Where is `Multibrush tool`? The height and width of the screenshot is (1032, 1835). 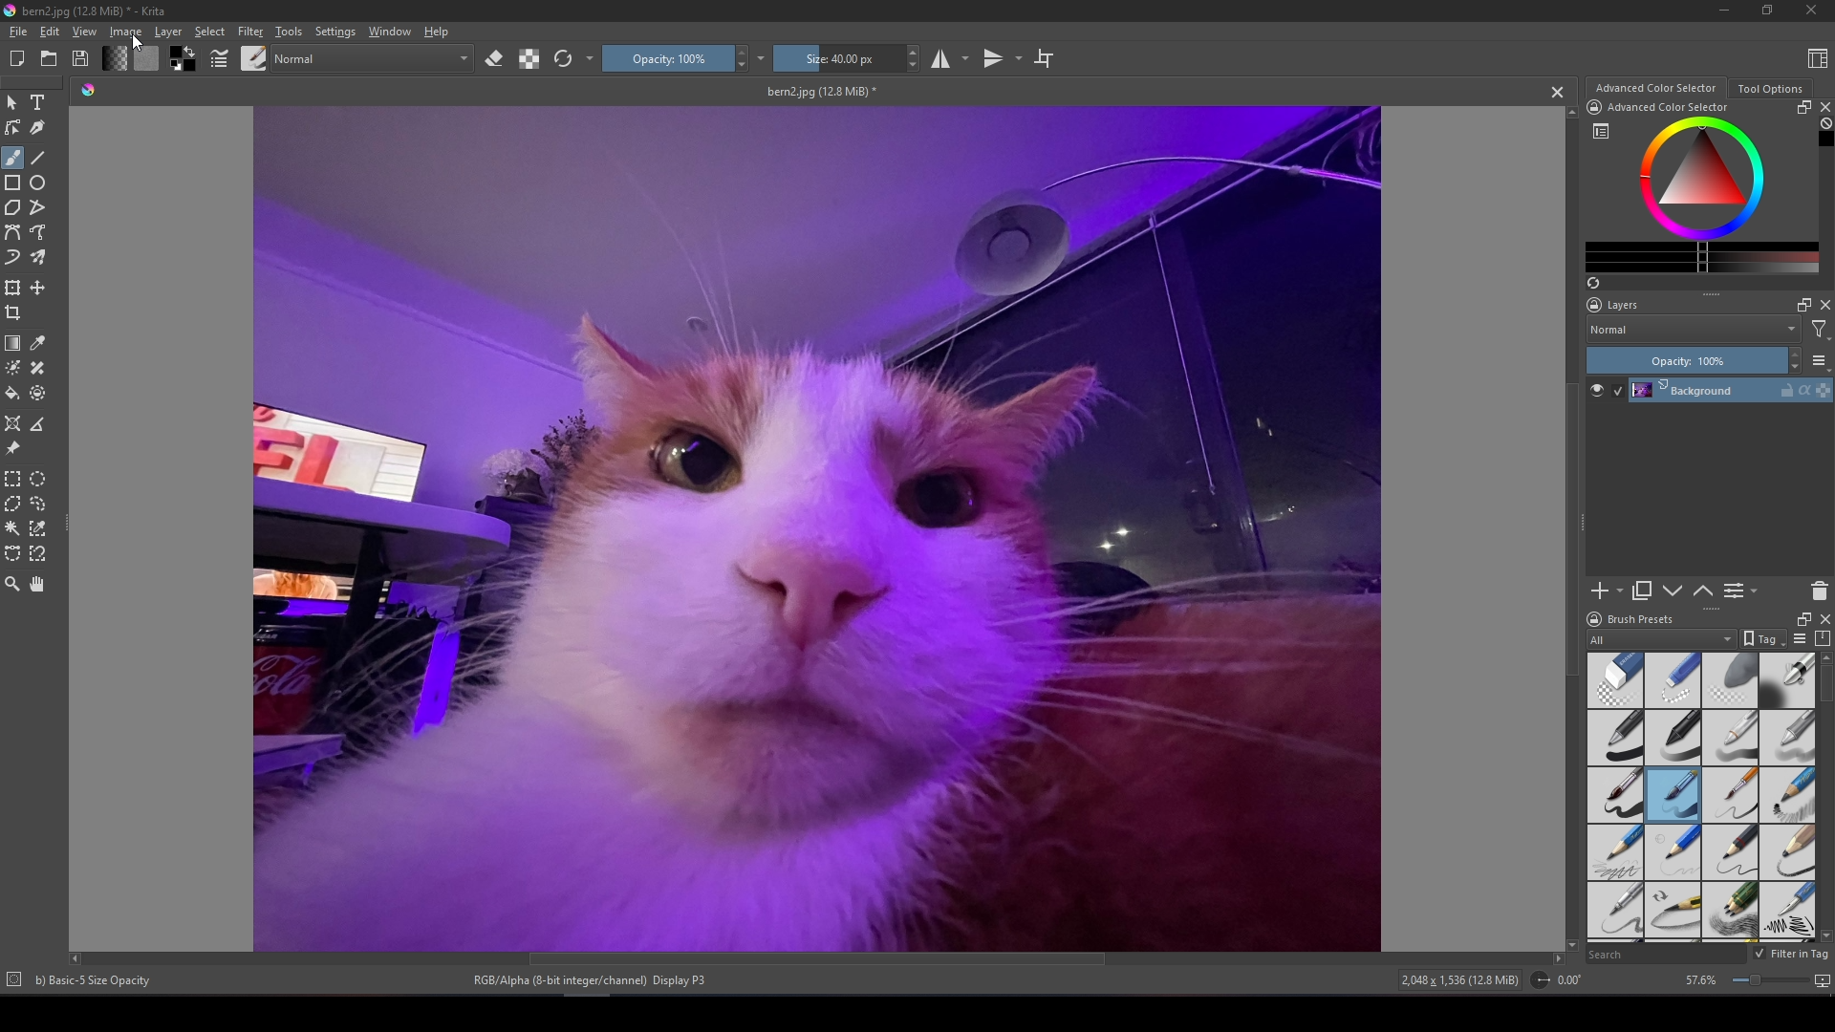 Multibrush tool is located at coordinates (37, 257).